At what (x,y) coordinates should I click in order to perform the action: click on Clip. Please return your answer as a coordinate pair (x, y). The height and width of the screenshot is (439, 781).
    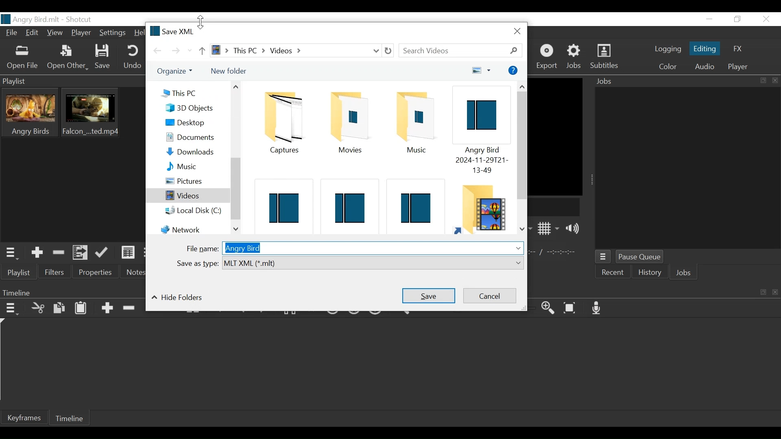
    Looking at the image, I should click on (28, 112).